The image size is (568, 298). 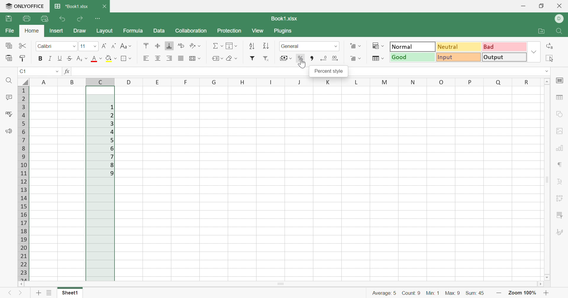 What do you see at coordinates (41, 59) in the screenshot?
I see `Bold` at bounding box center [41, 59].